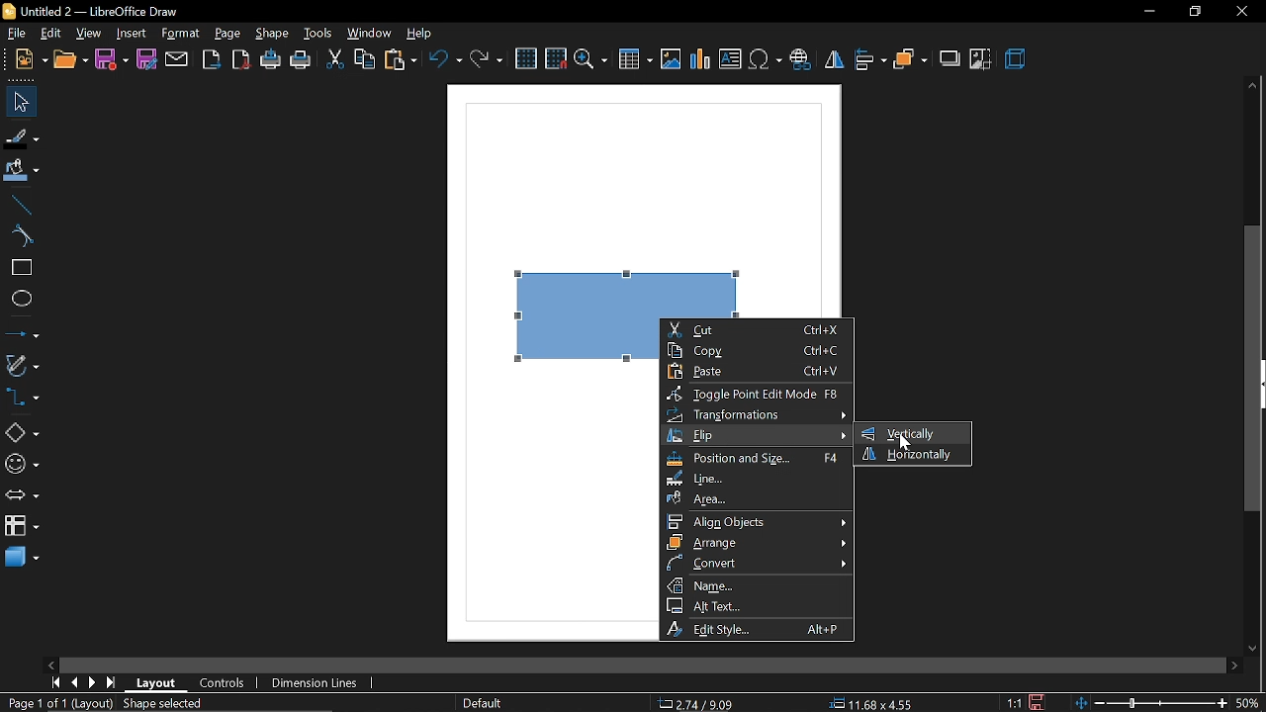  What do you see at coordinates (242, 59) in the screenshot?
I see `export as pdf` at bounding box center [242, 59].